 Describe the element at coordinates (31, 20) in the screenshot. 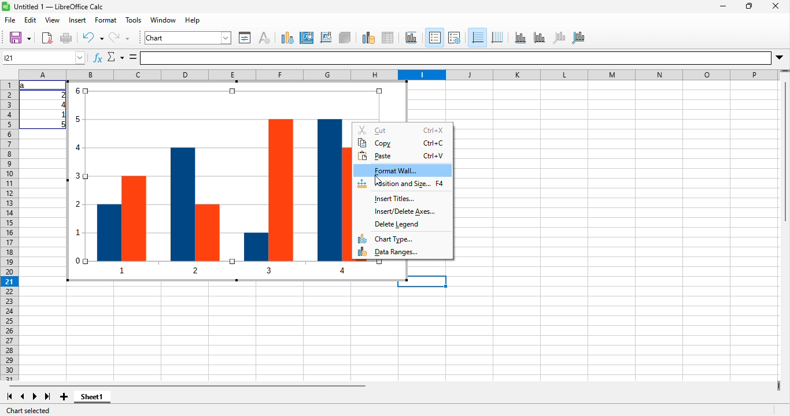

I see `edit` at that location.